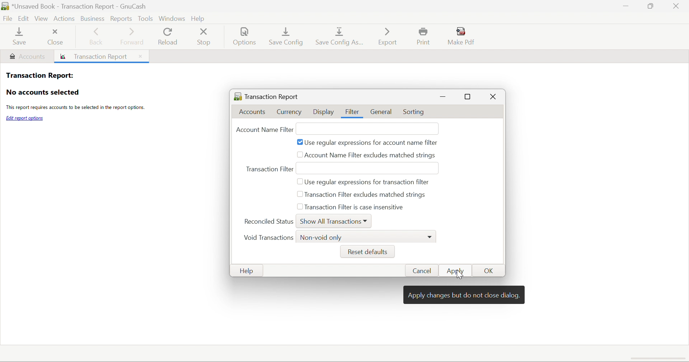  Describe the element at coordinates (42, 19) in the screenshot. I see `View` at that location.